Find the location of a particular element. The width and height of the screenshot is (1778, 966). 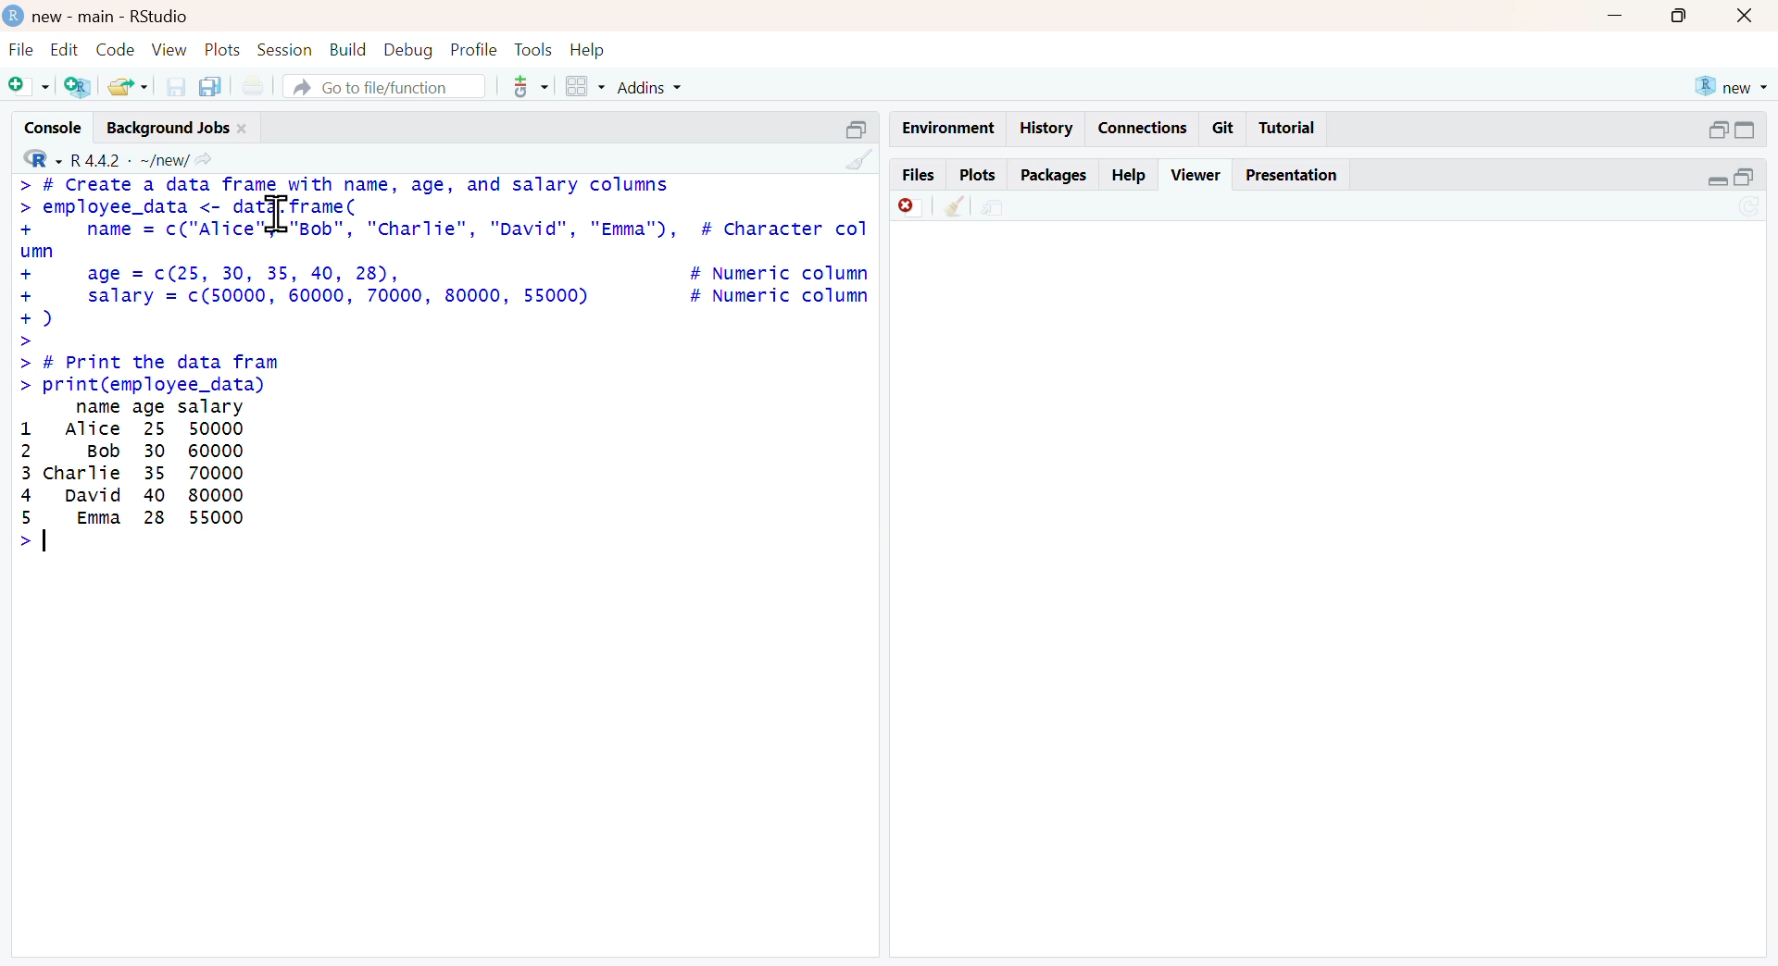

minimise is located at coordinates (1729, 177).